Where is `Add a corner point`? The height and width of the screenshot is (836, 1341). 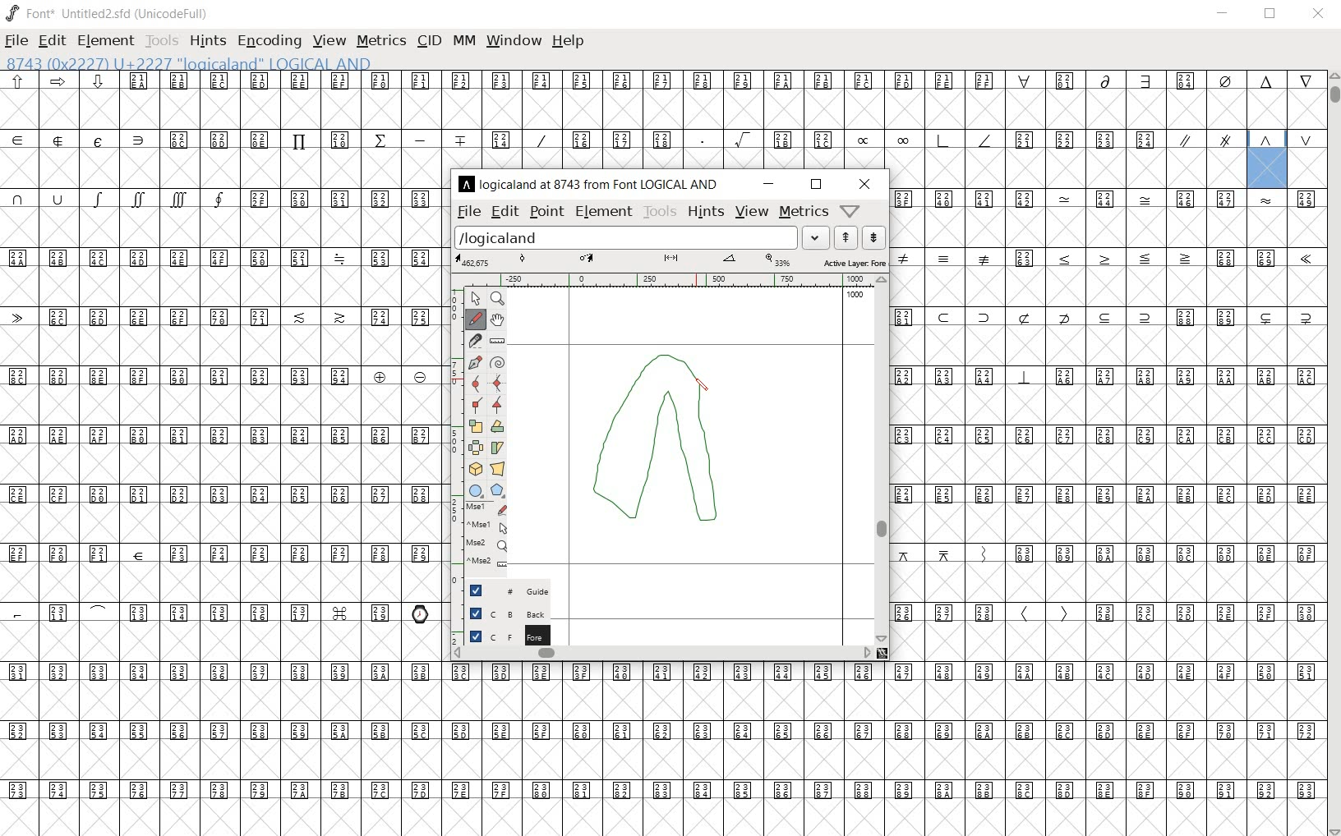 Add a corner point is located at coordinates (475, 404).